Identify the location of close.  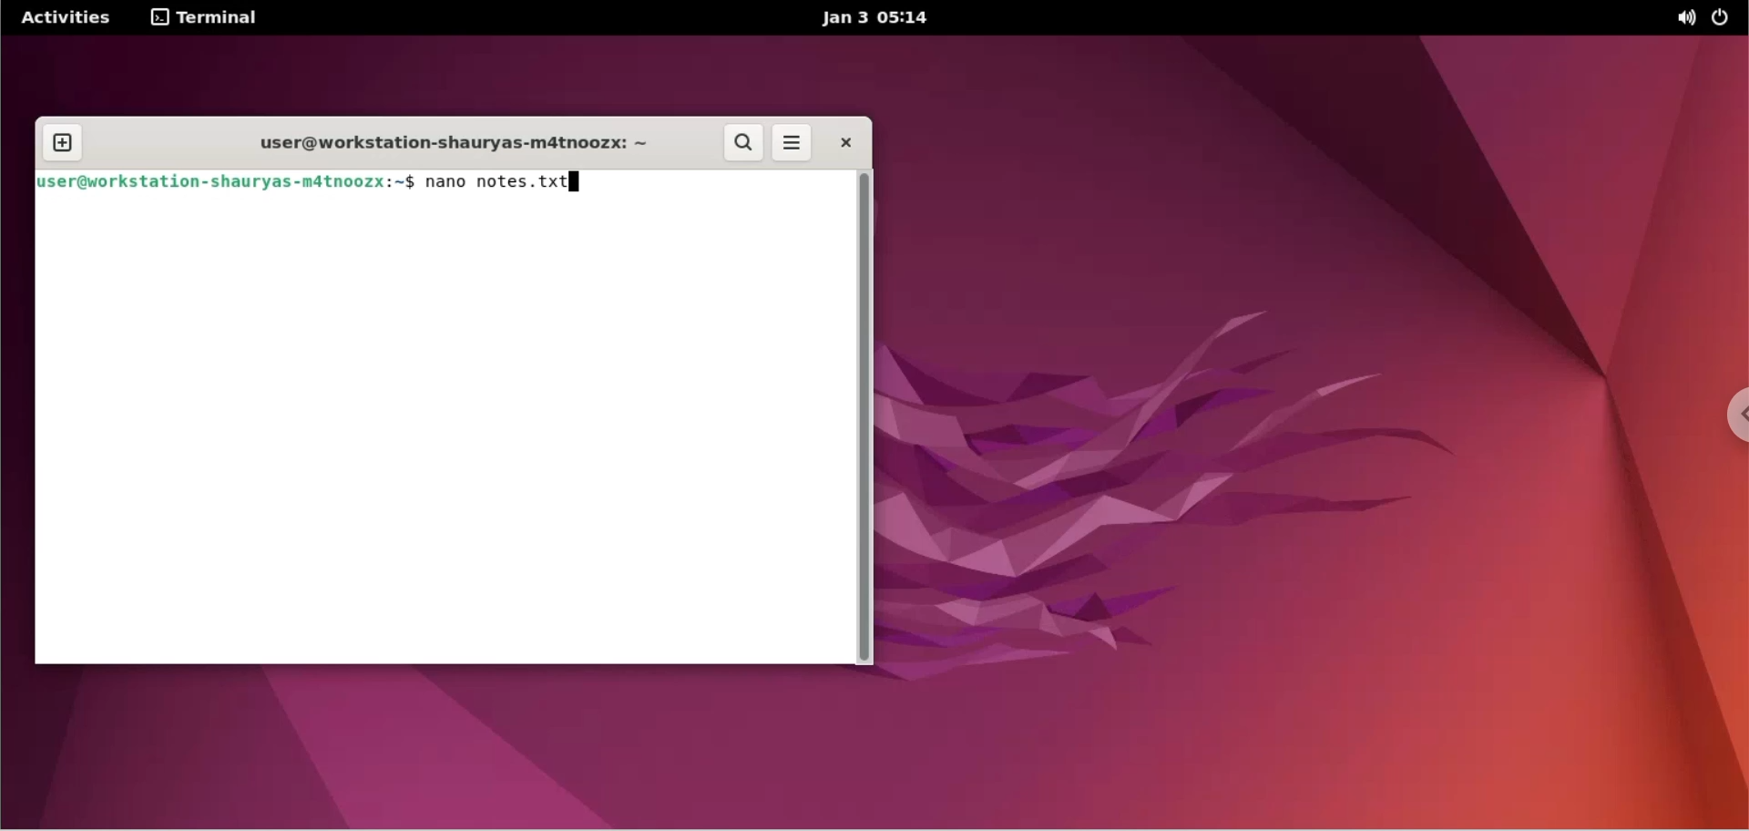
(848, 143).